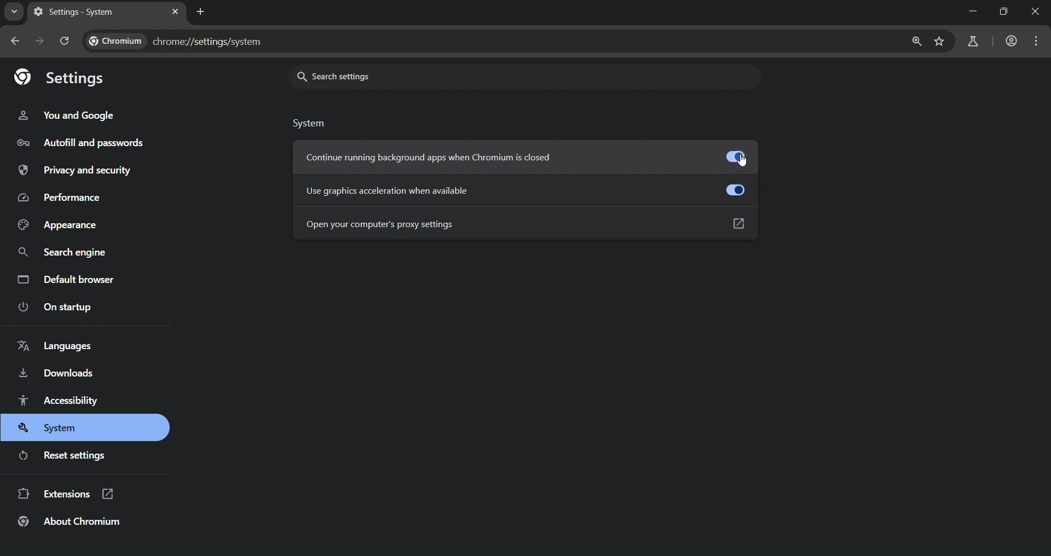 The height and width of the screenshot is (556, 1051). Describe the element at coordinates (40, 42) in the screenshot. I see `go forward one page` at that location.